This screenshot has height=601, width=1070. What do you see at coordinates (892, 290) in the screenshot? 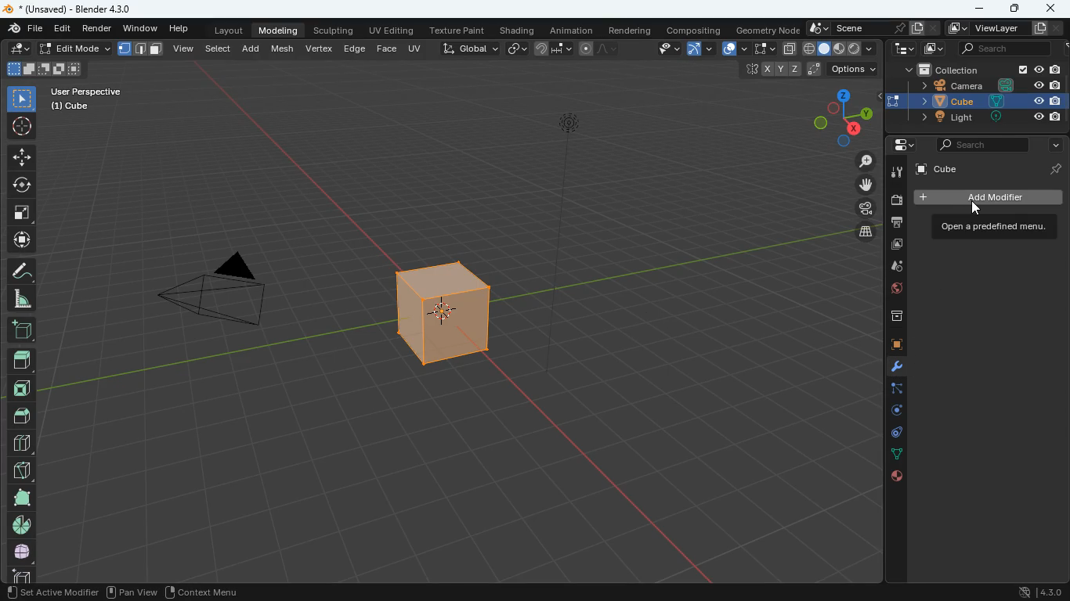
I see `world` at bounding box center [892, 290].